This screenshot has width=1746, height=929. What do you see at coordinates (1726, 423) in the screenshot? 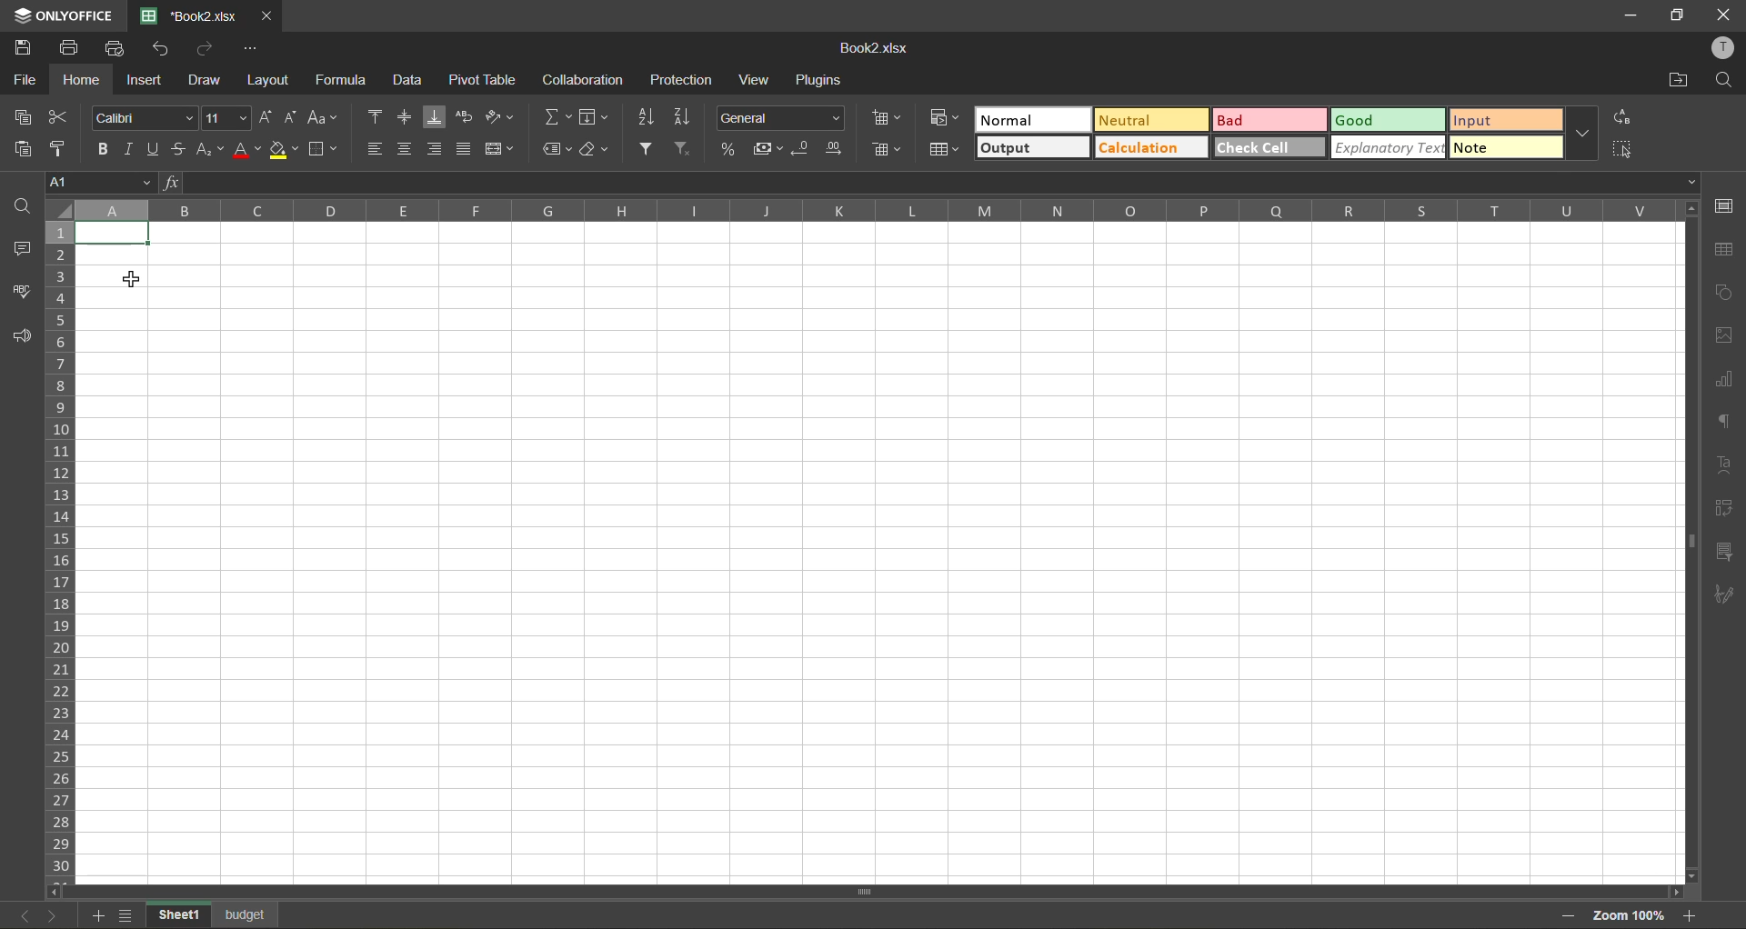
I see `paragraph` at bounding box center [1726, 423].